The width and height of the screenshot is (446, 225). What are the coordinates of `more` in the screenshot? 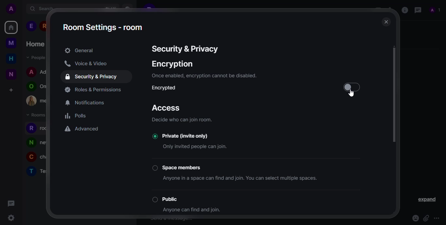 It's located at (437, 218).